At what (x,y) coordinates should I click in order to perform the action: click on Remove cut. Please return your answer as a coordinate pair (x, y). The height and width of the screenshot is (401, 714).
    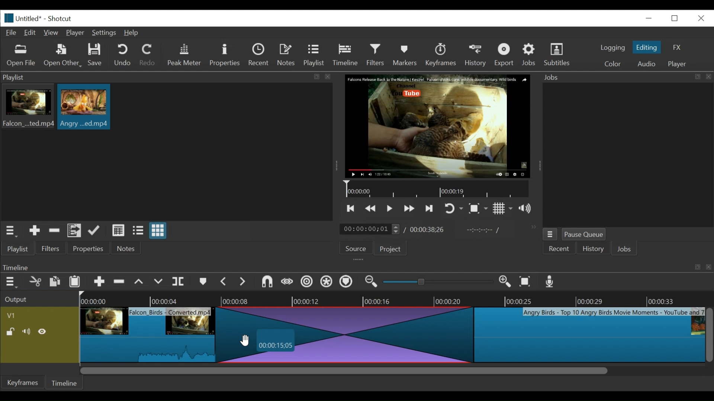
    Looking at the image, I should click on (54, 232).